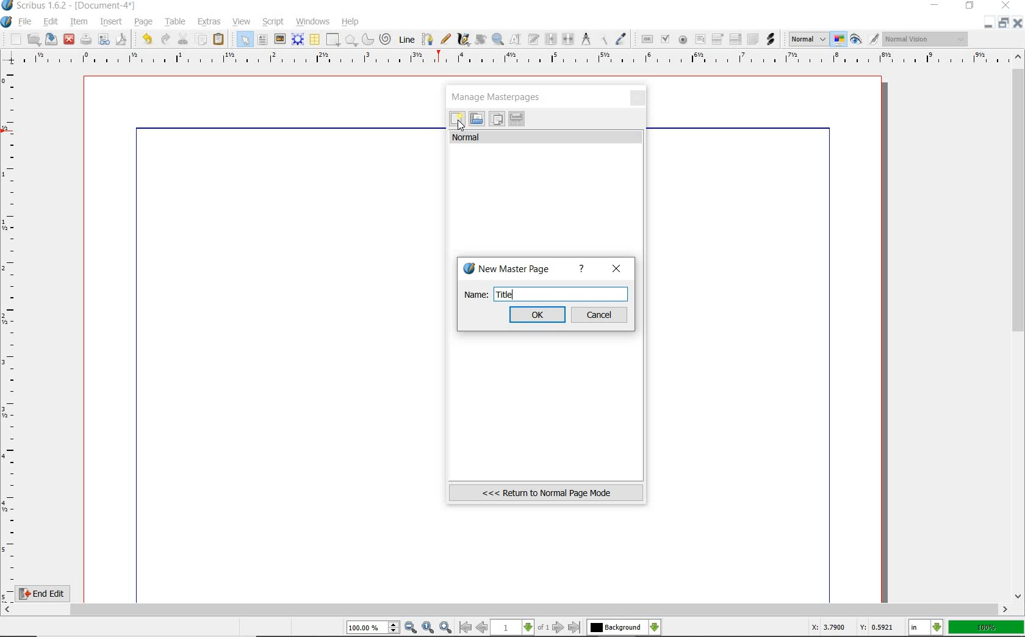 The height and width of the screenshot is (637, 1025). What do you see at coordinates (926, 628) in the screenshot?
I see `in` at bounding box center [926, 628].